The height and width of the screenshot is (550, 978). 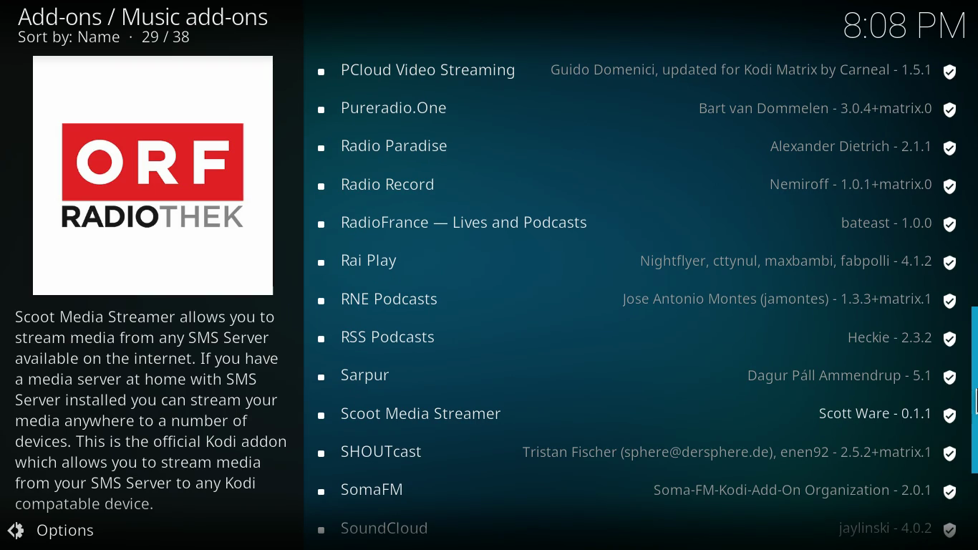 What do you see at coordinates (880, 415) in the screenshot?
I see `provider` at bounding box center [880, 415].